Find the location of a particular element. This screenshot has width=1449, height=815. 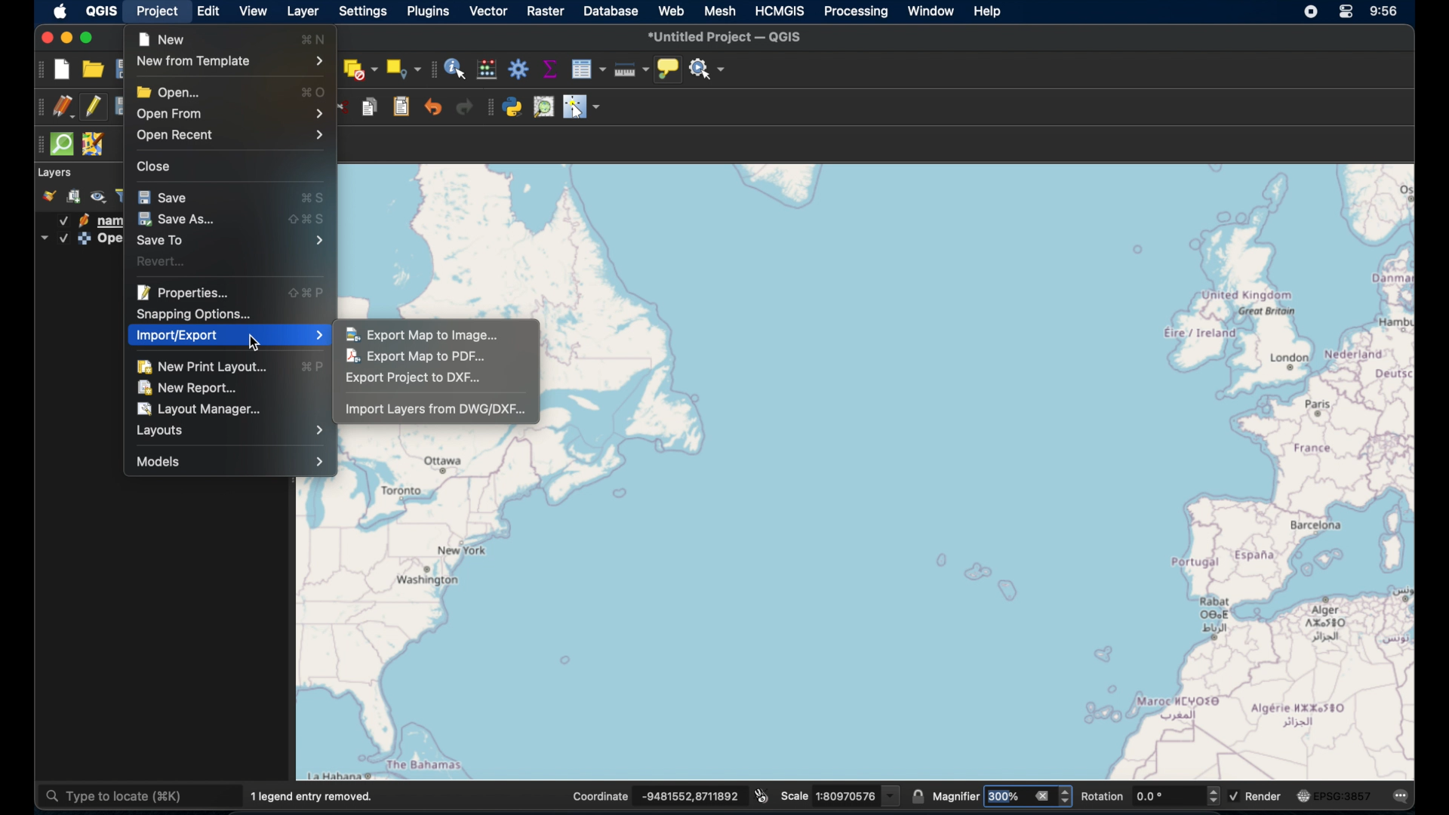

show map tips is located at coordinates (669, 69).